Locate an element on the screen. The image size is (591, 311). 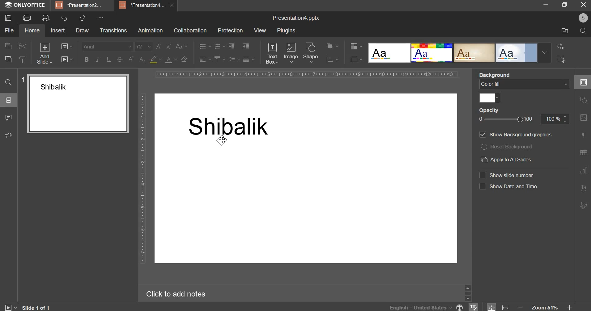
feedback is located at coordinates (9, 135).